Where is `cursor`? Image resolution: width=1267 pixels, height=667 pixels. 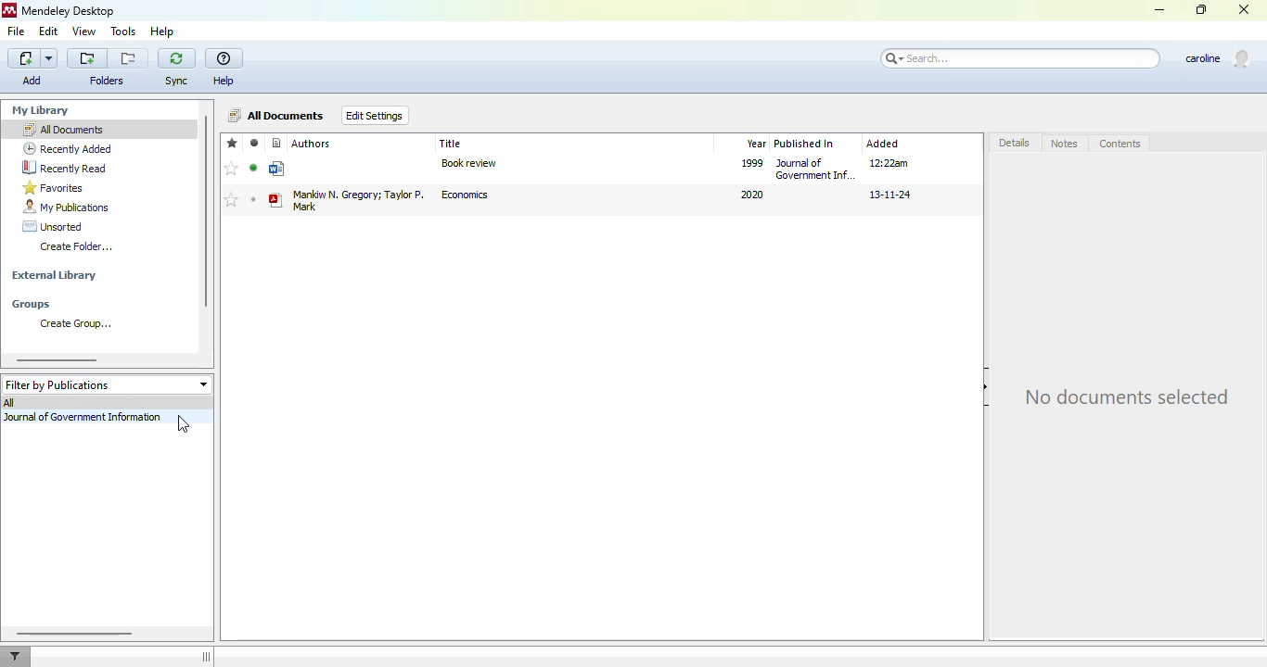 cursor is located at coordinates (183, 423).